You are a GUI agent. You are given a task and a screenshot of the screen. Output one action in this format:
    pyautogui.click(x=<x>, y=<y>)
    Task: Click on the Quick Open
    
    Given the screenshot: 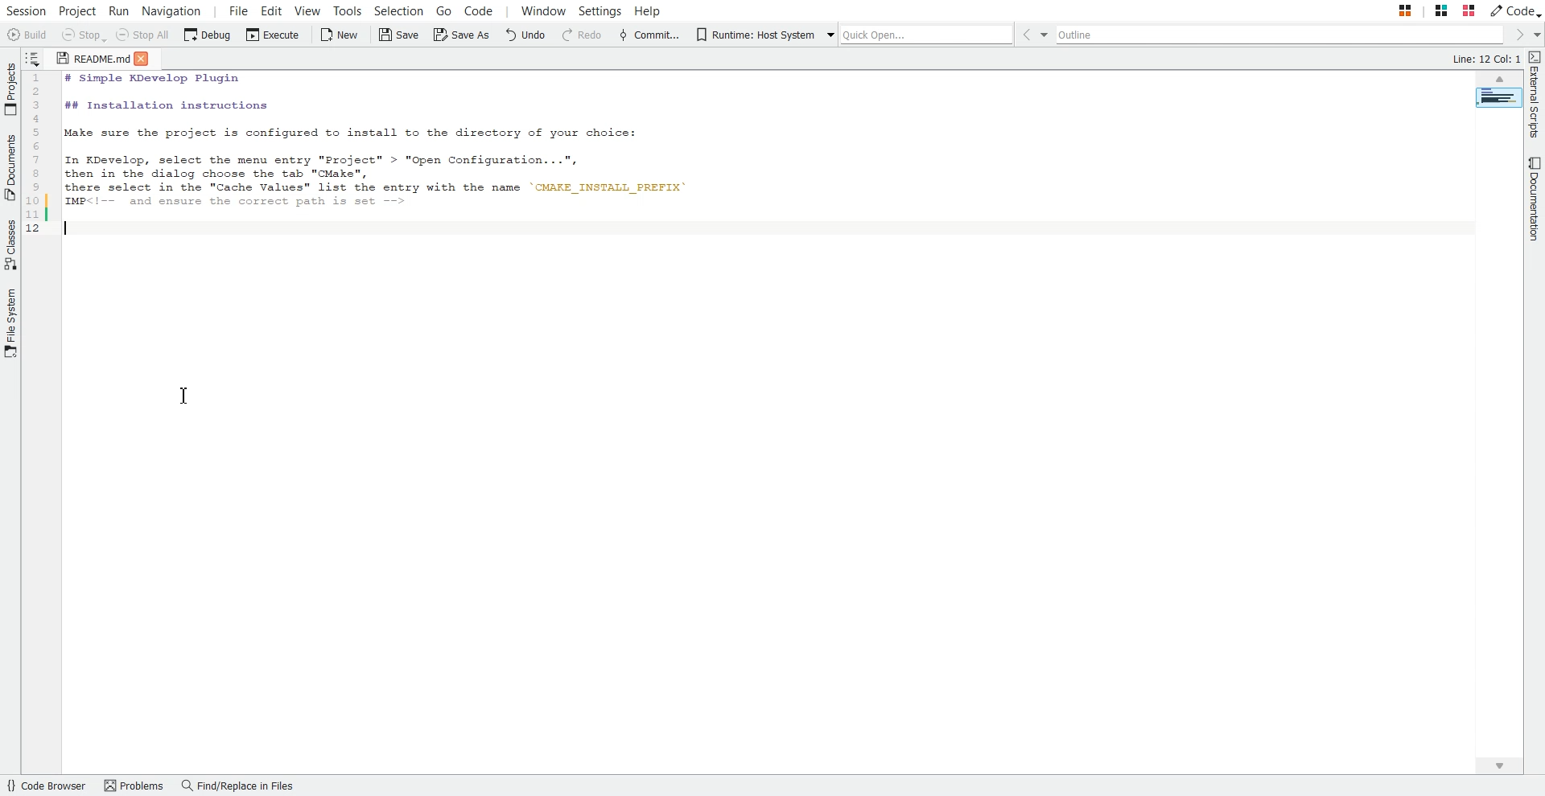 What is the action you would take?
    pyautogui.click(x=921, y=34)
    